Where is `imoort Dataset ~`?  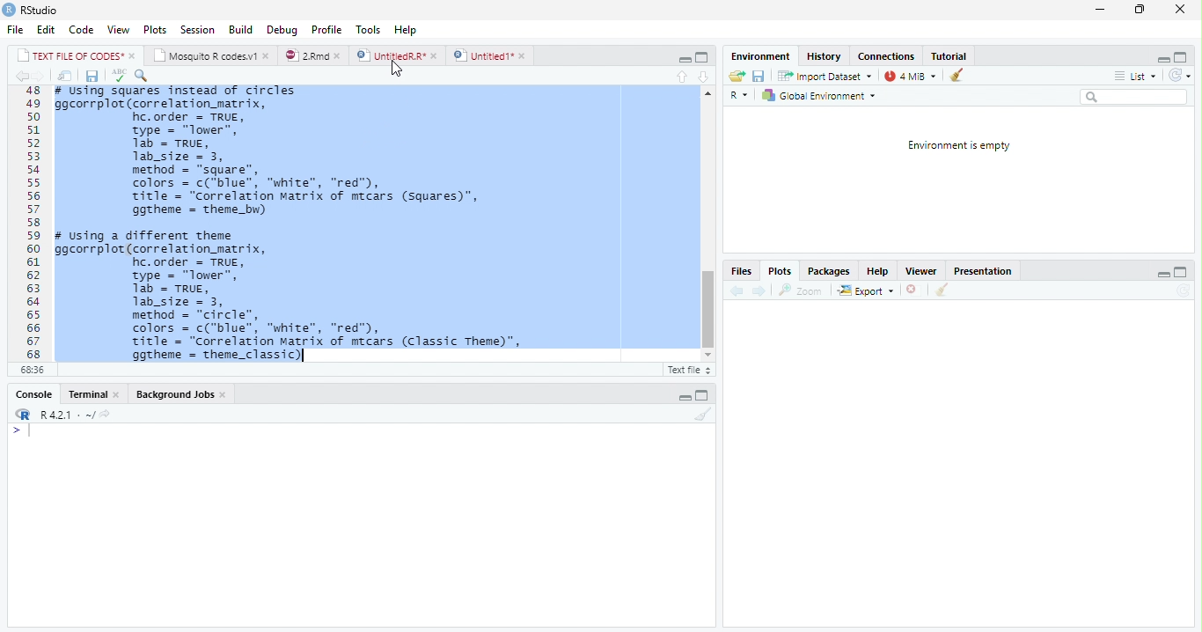
imoort Dataset ~ is located at coordinates (828, 77).